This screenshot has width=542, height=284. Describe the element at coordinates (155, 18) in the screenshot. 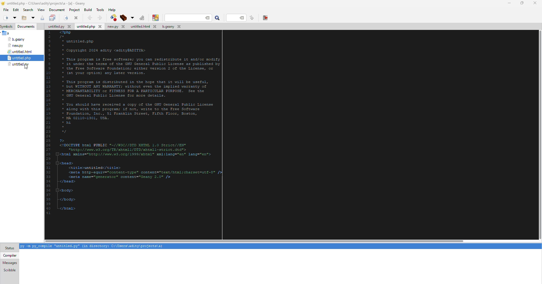

I see `color` at that location.